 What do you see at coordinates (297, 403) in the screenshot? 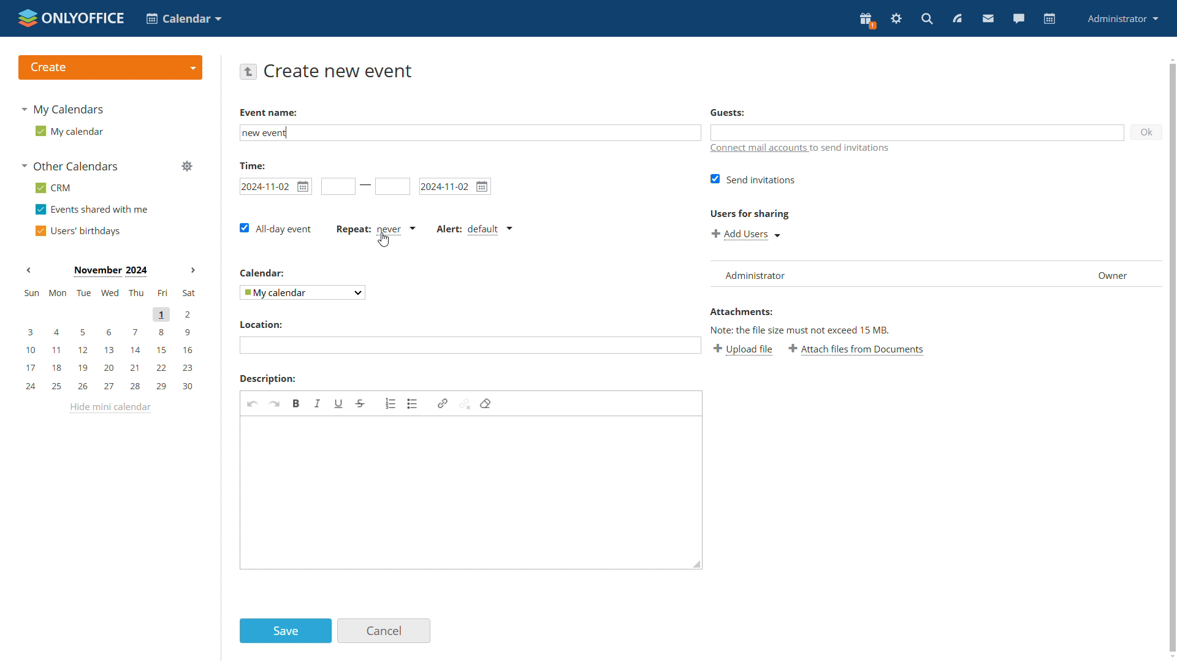
I see `bold` at bounding box center [297, 403].